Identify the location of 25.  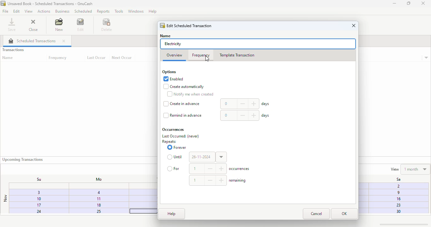
(95, 211).